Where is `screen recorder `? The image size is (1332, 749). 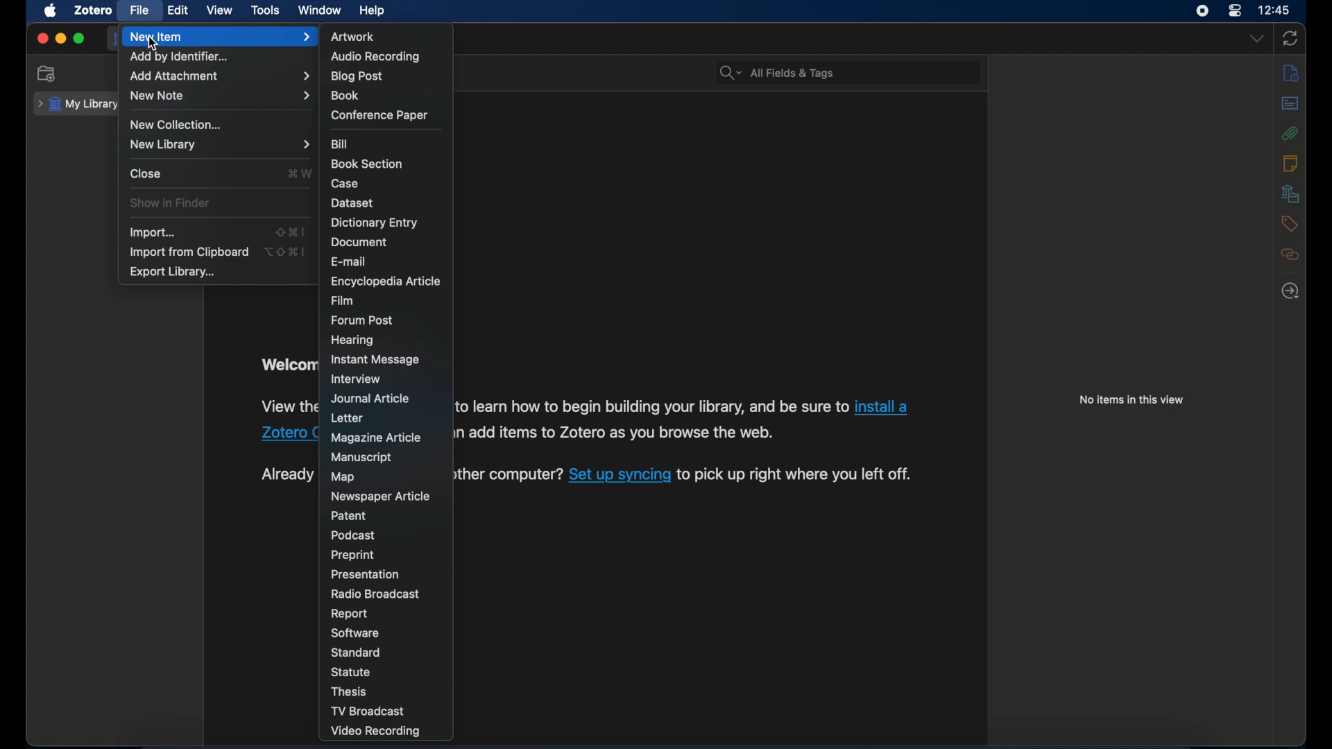
screen recorder  is located at coordinates (1200, 11).